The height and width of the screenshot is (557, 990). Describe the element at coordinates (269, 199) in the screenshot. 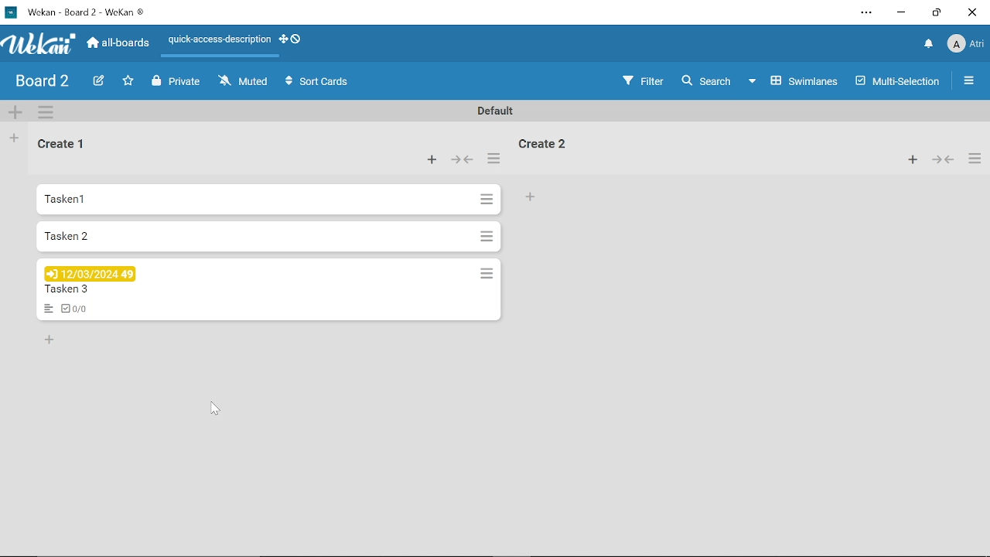

I see `Tasken 1` at that location.